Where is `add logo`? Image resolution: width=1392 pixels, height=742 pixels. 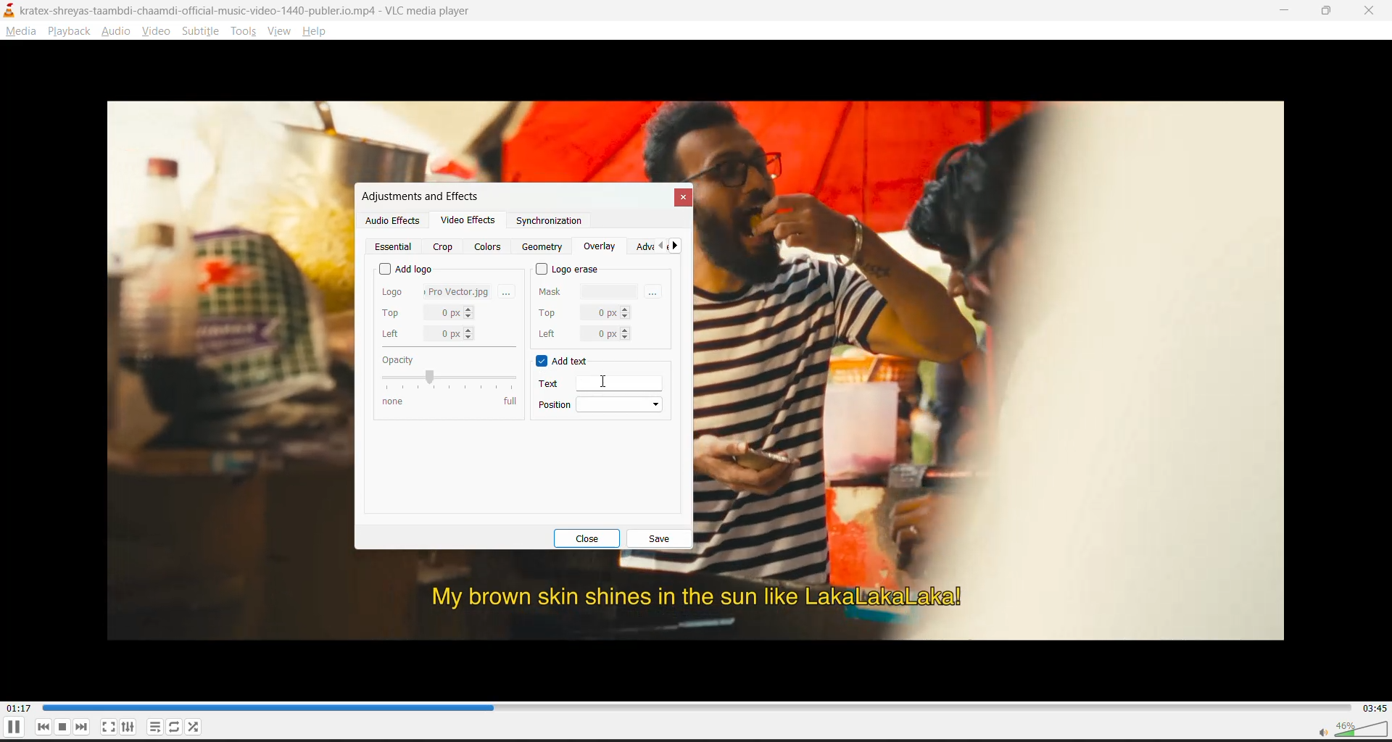 add logo is located at coordinates (406, 267).